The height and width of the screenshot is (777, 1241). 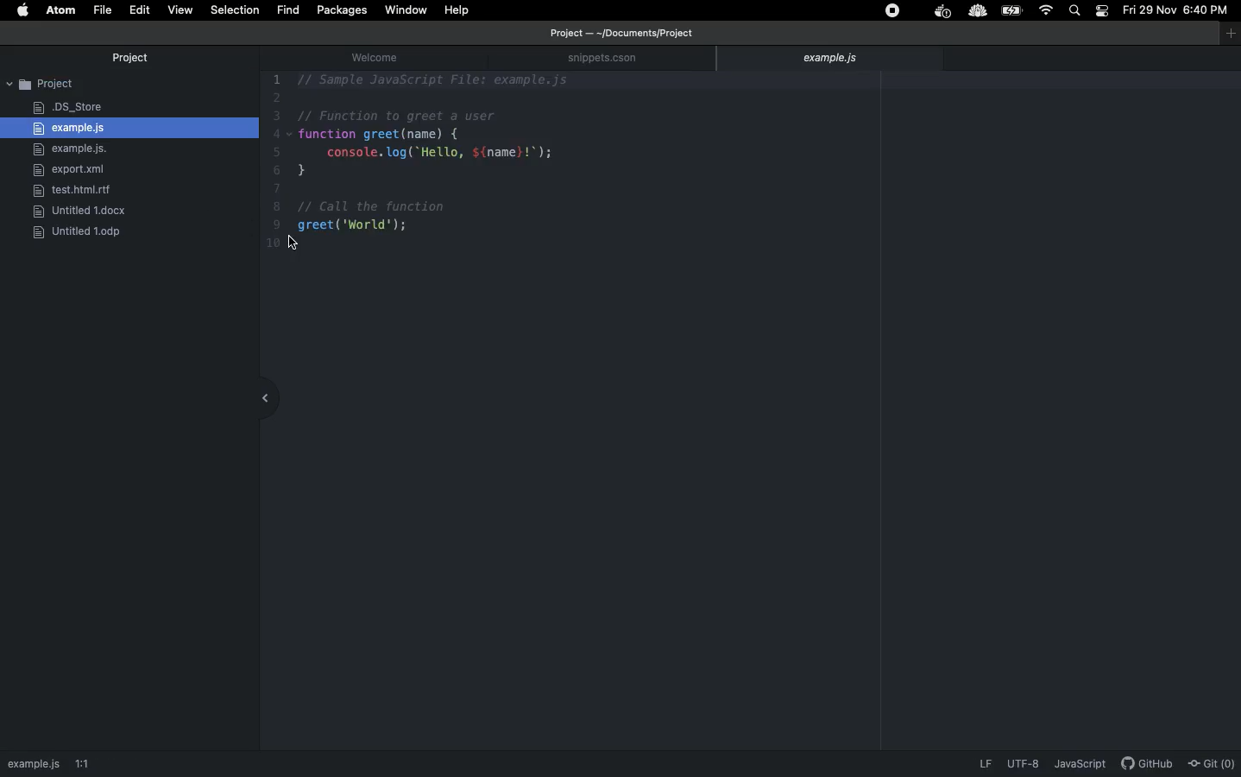 What do you see at coordinates (72, 128) in the screenshot?
I see `example.js` at bounding box center [72, 128].